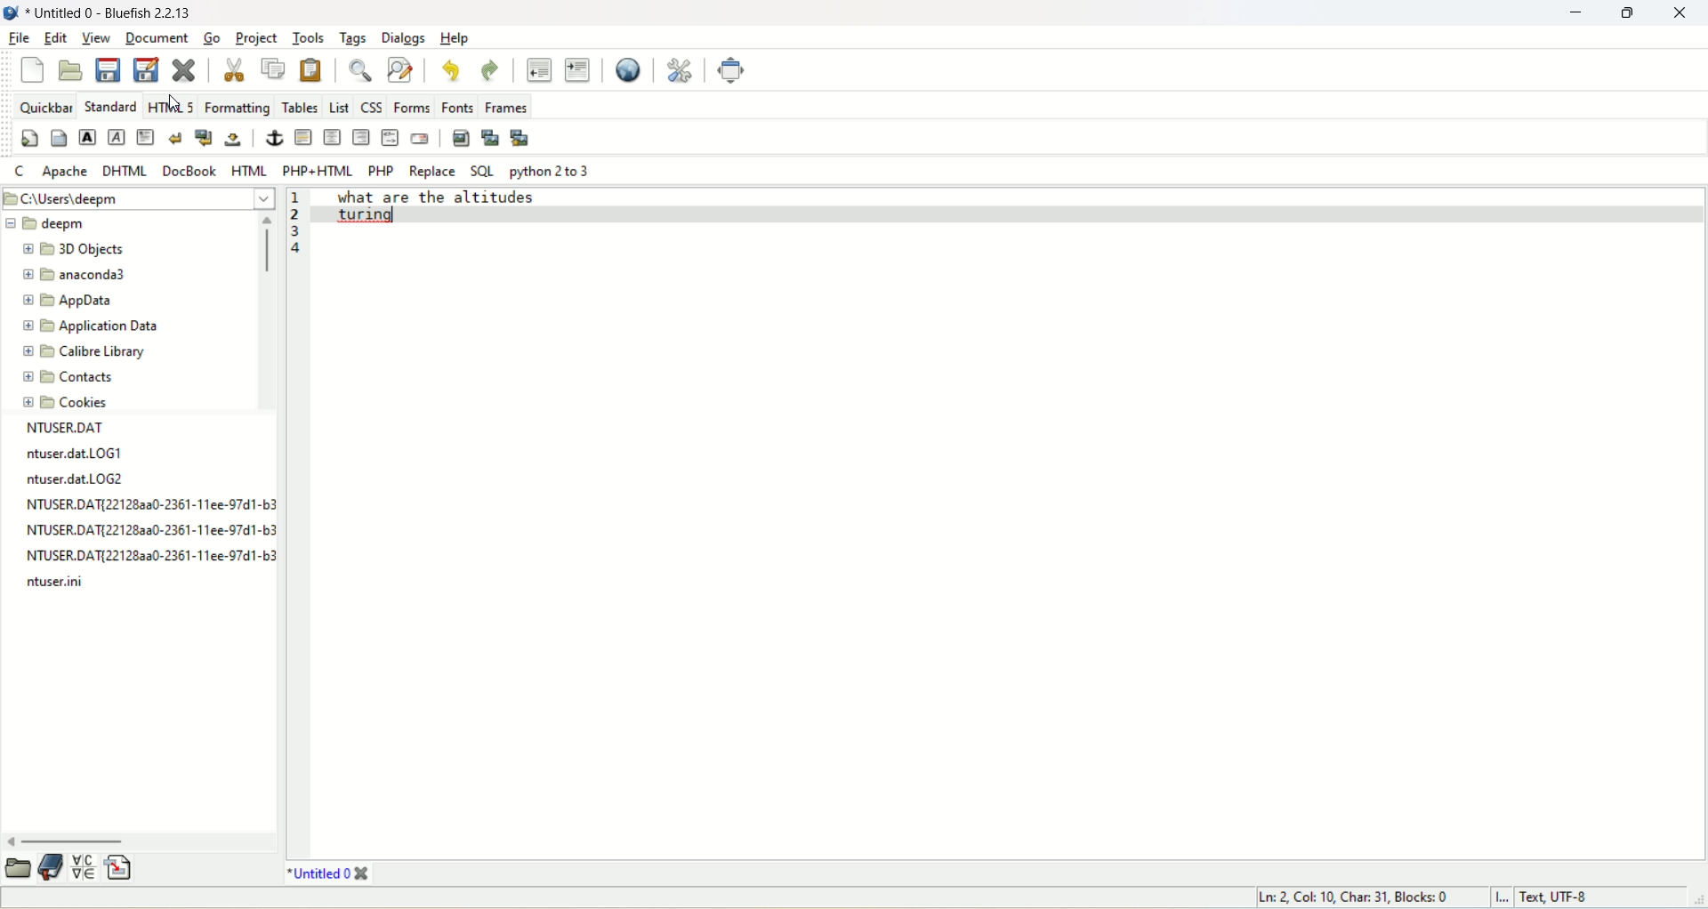 This screenshot has height=909, width=1708. I want to click on application, so click(93, 328).